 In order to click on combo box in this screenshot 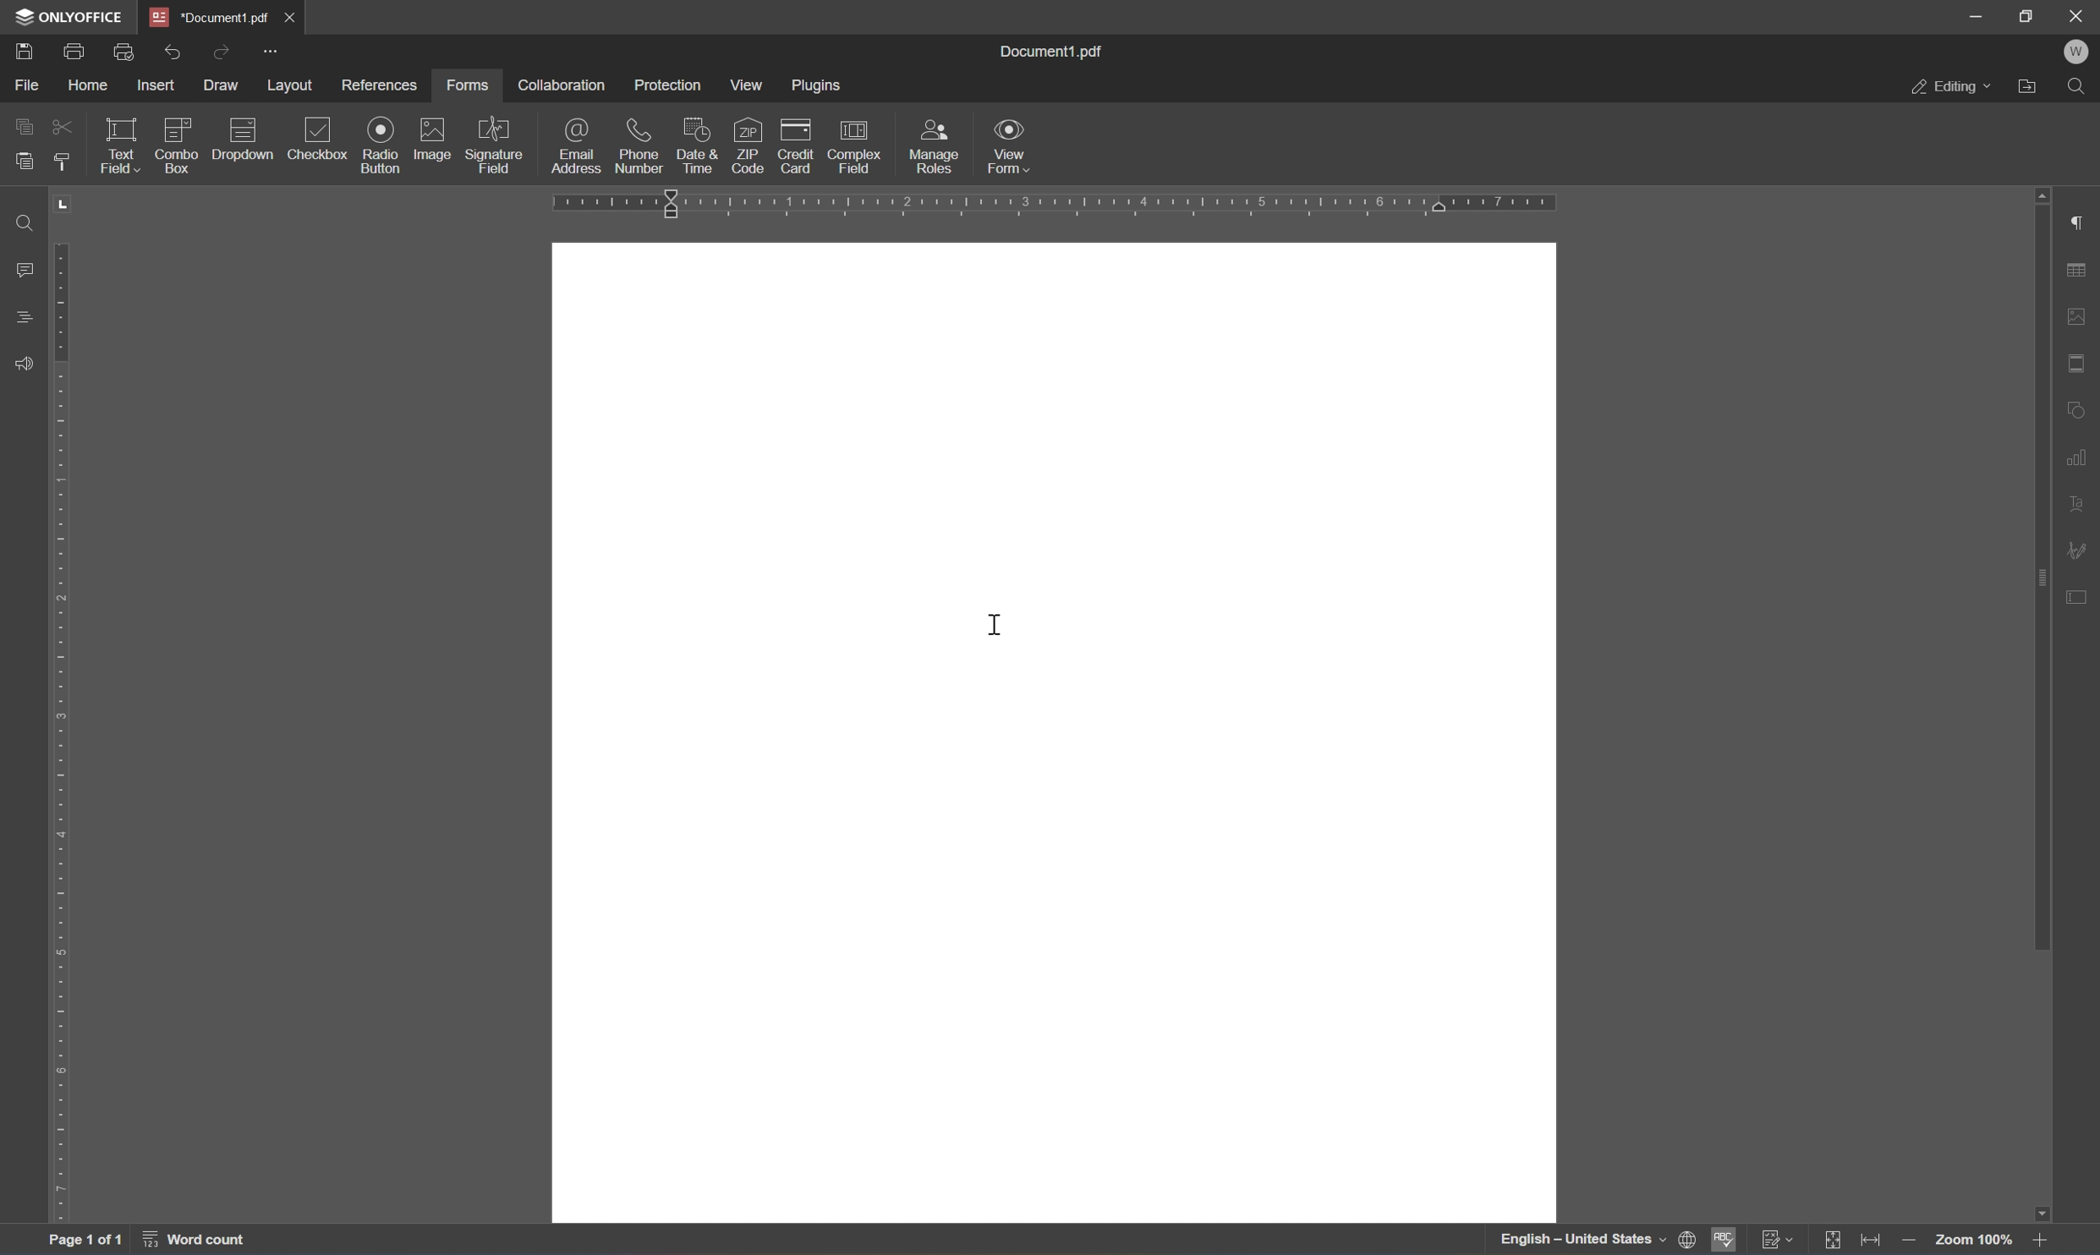, I will do `click(178, 146)`.